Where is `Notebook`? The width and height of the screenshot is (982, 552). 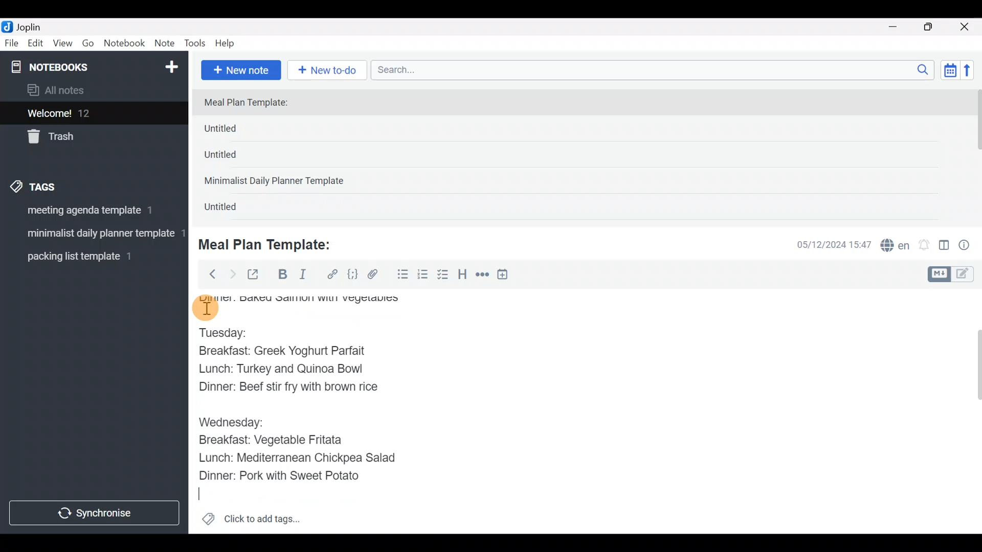 Notebook is located at coordinates (125, 43).